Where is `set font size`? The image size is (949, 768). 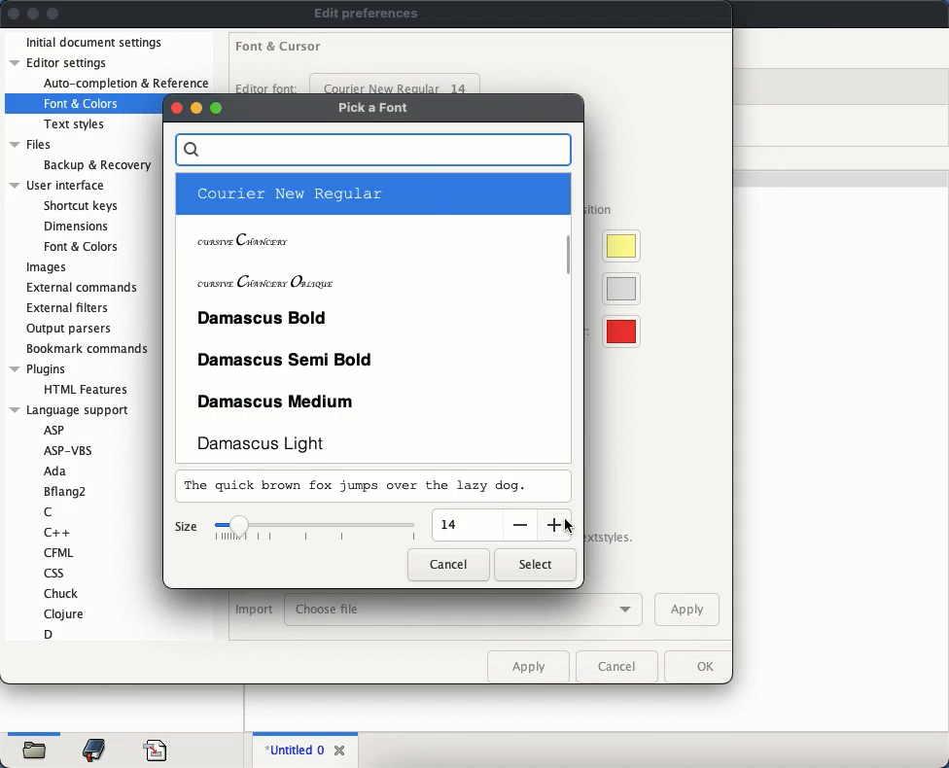
set font size is located at coordinates (317, 530).